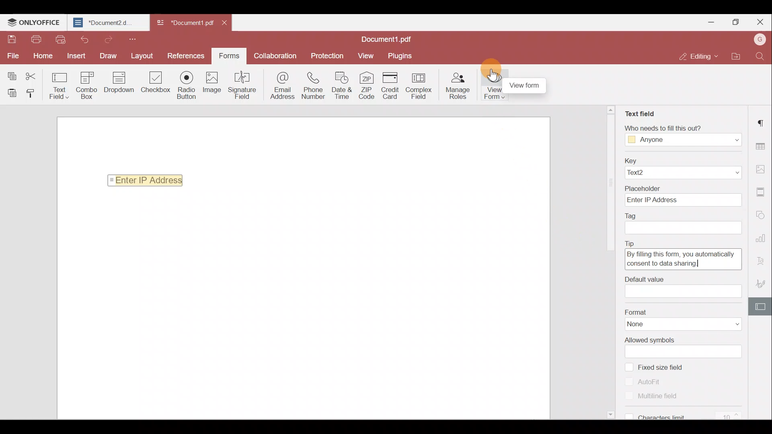 The width and height of the screenshot is (772, 434). What do you see at coordinates (628, 366) in the screenshot?
I see `checkbox` at bounding box center [628, 366].